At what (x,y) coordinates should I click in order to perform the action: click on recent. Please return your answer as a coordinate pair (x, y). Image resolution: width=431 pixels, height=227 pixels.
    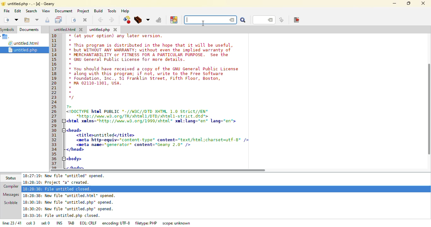
    Looking at the image, I should click on (37, 20).